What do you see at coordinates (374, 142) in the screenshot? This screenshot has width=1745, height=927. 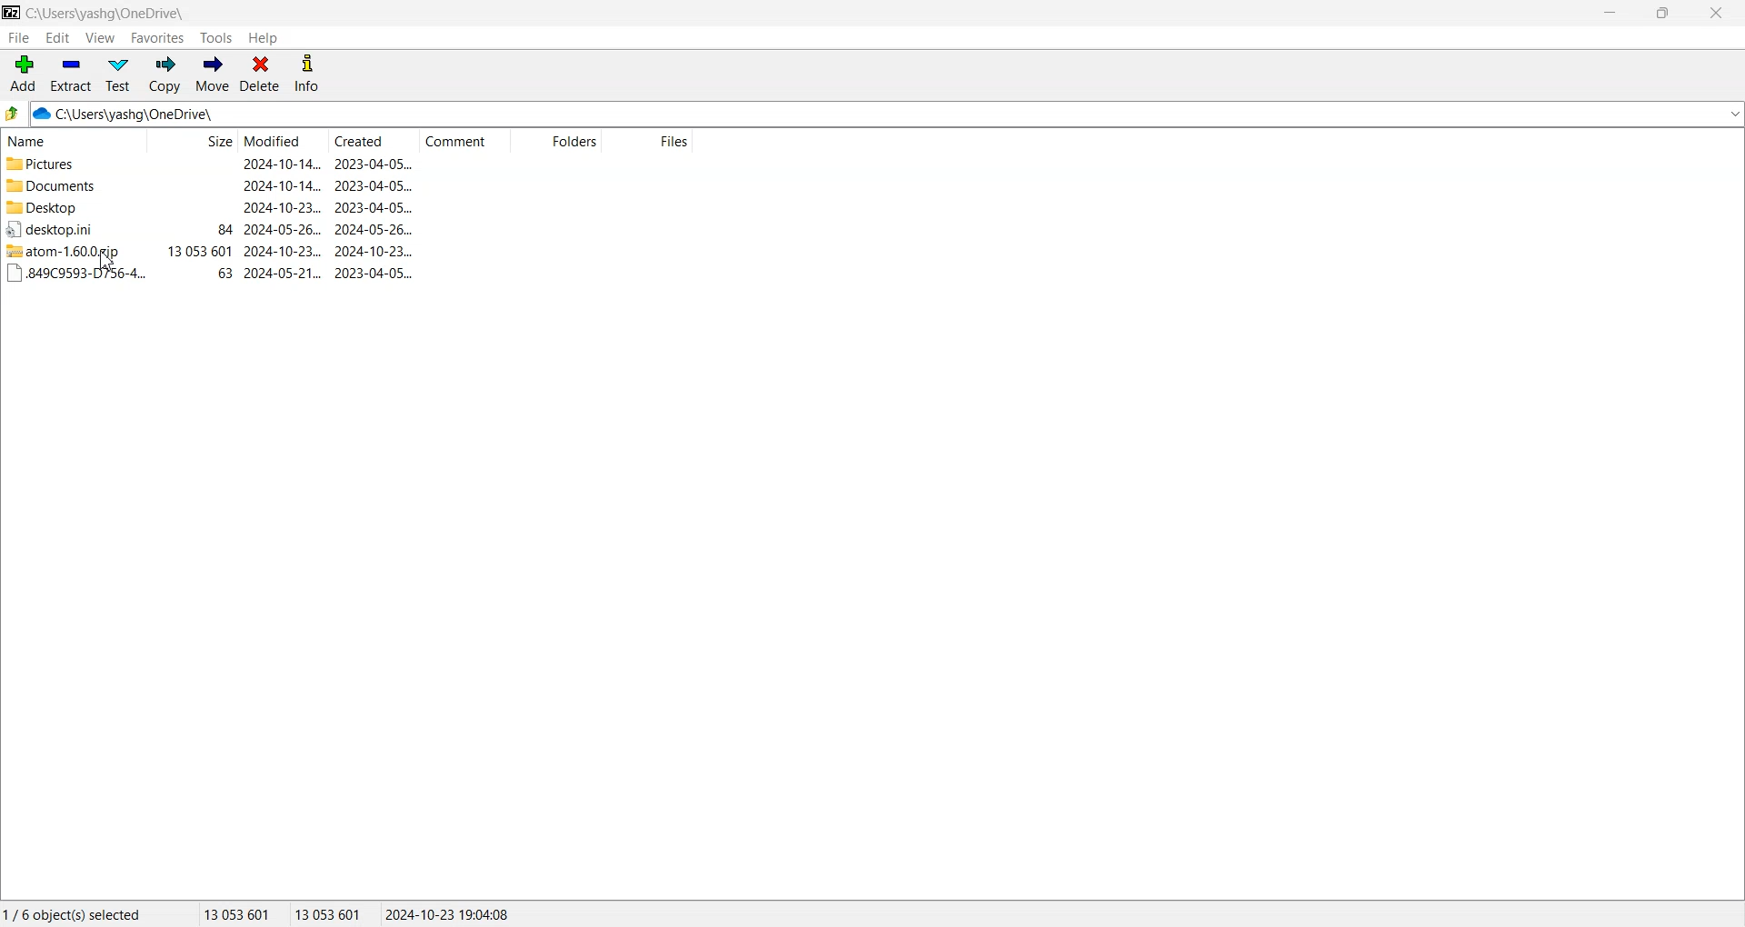 I see `Created Date` at bounding box center [374, 142].